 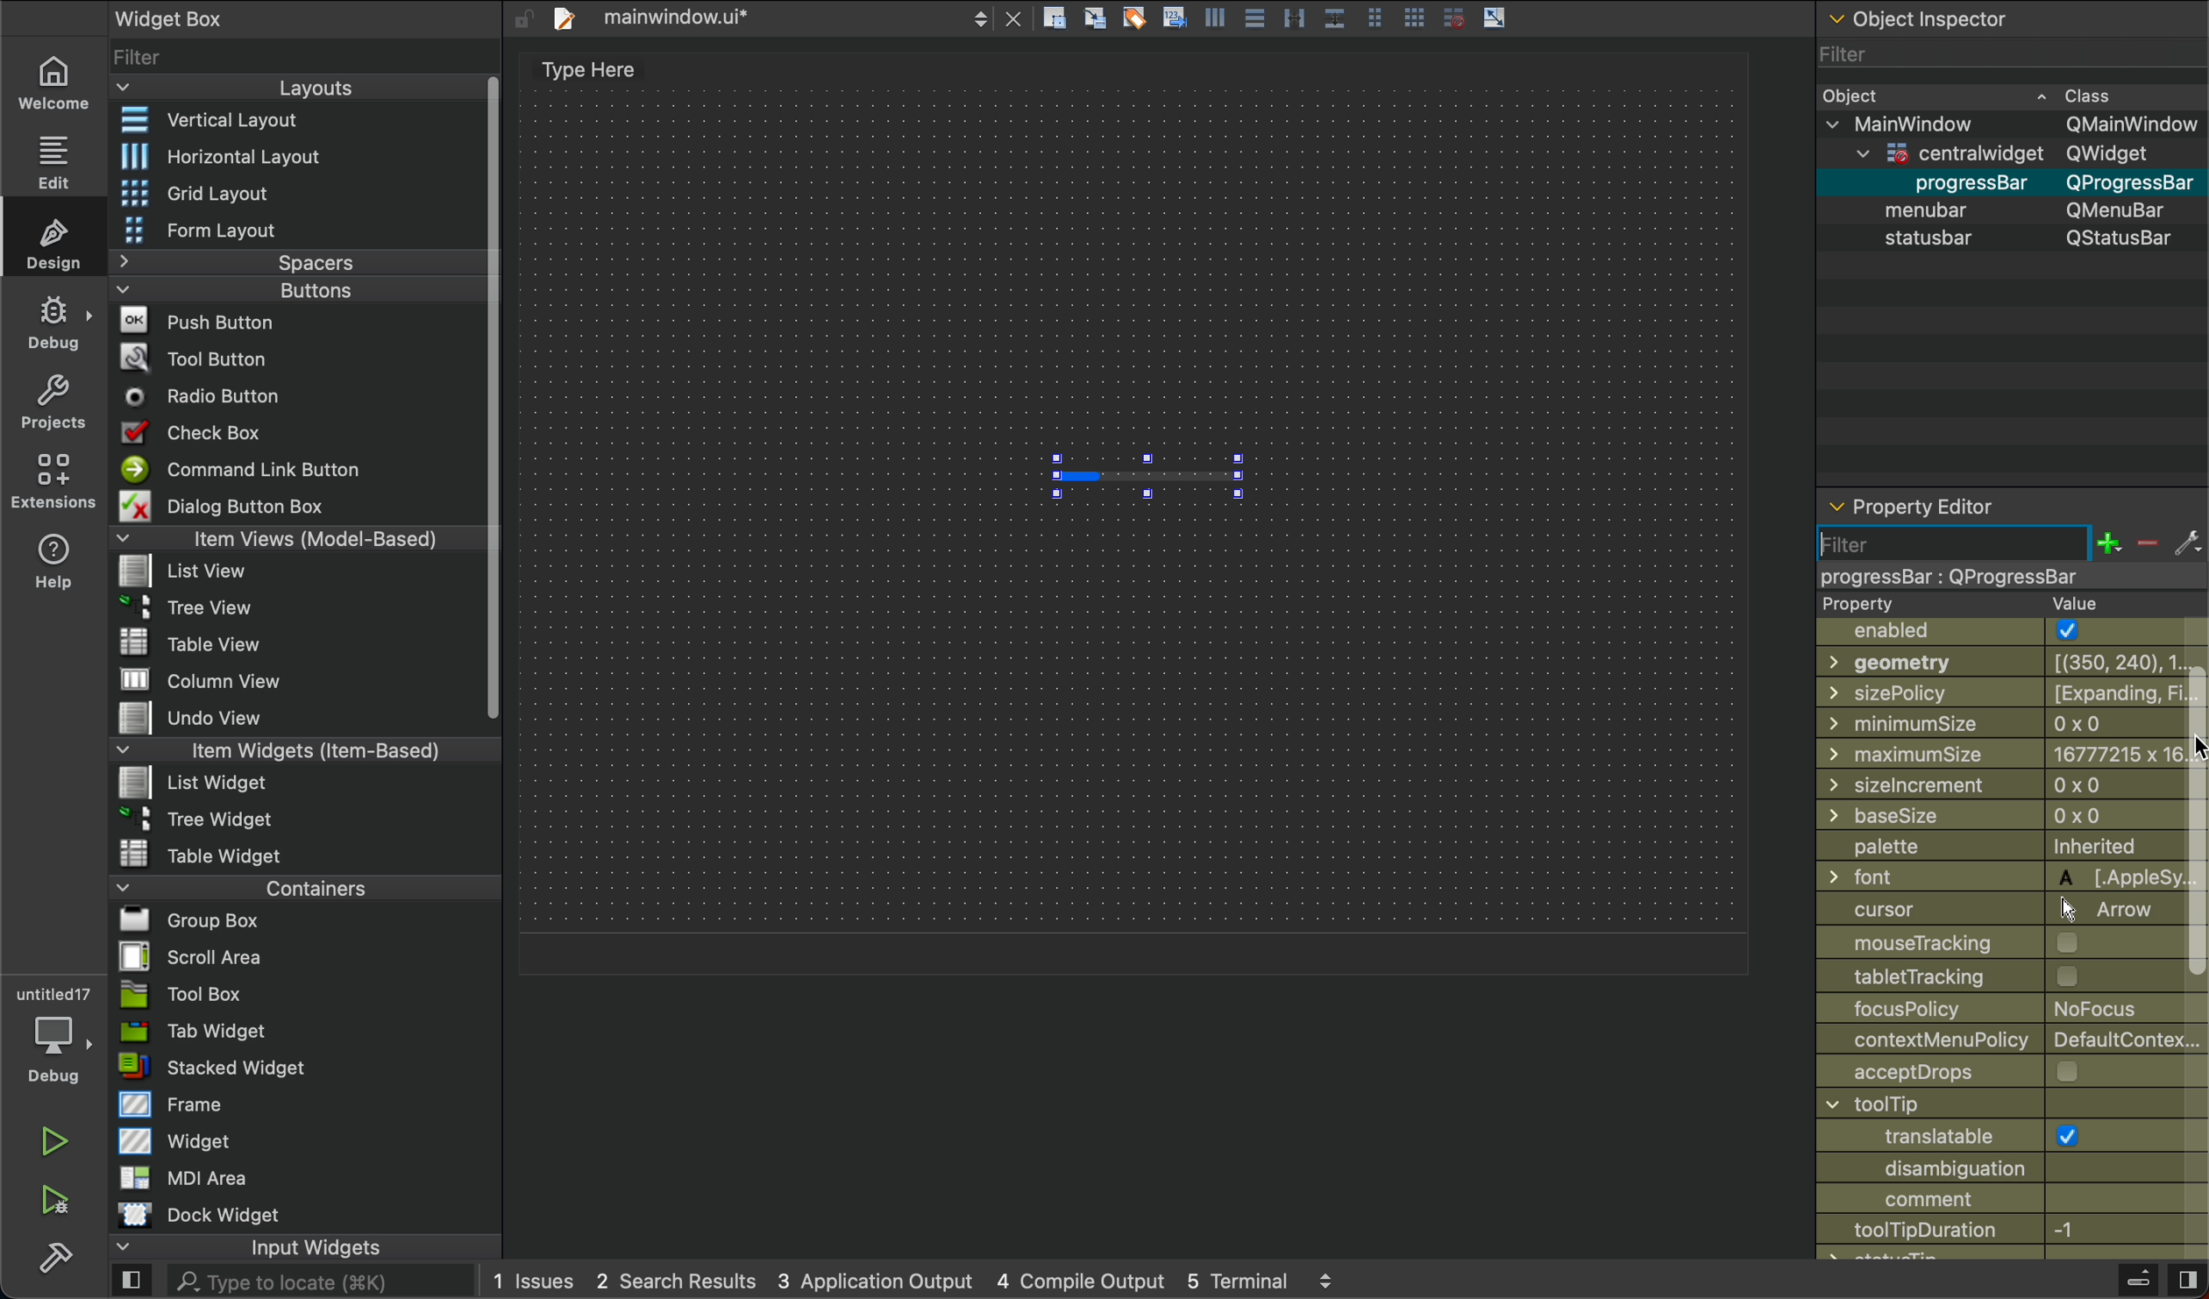 What do you see at coordinates (2195, 828) in the screenshot?
I see `Vertical Scrollbar` at bounding box center [2195, 828].